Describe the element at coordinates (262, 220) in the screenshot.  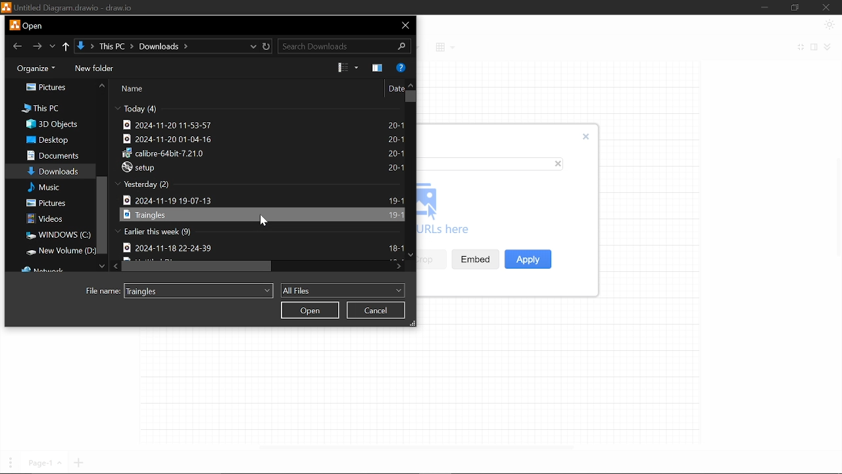
I see `cursor` at that location.